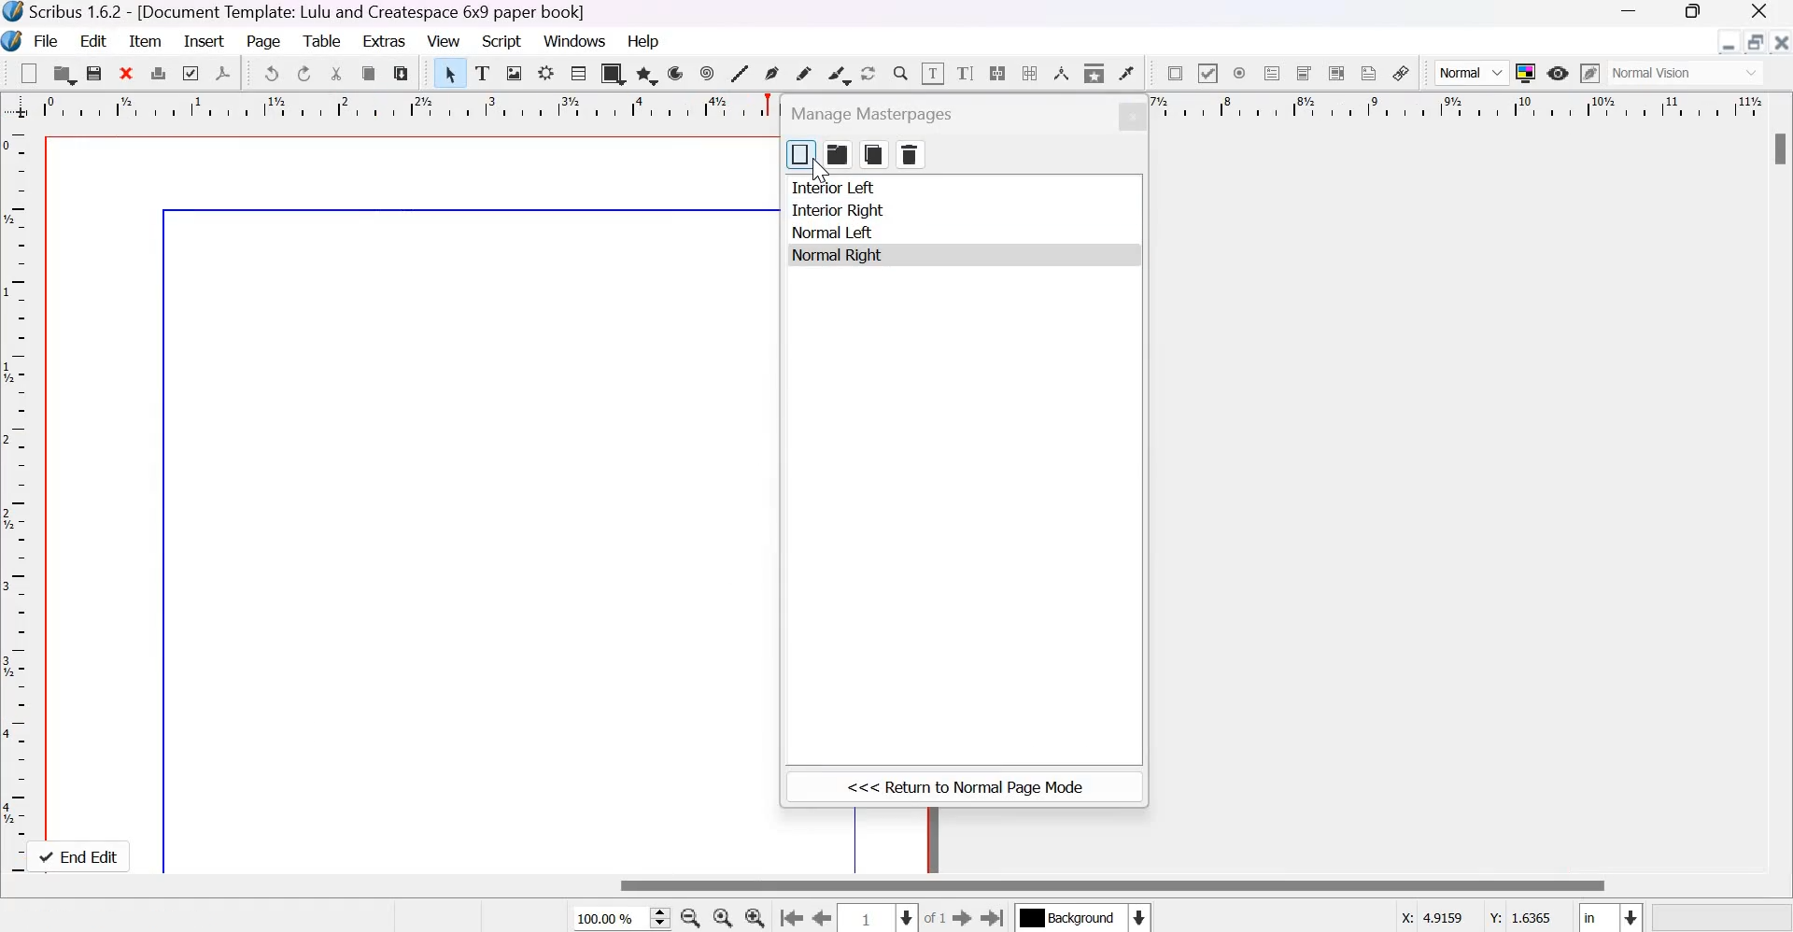  Describe the element at coordinates (612, 74) in the screenshot. I see `shapes` at that location.